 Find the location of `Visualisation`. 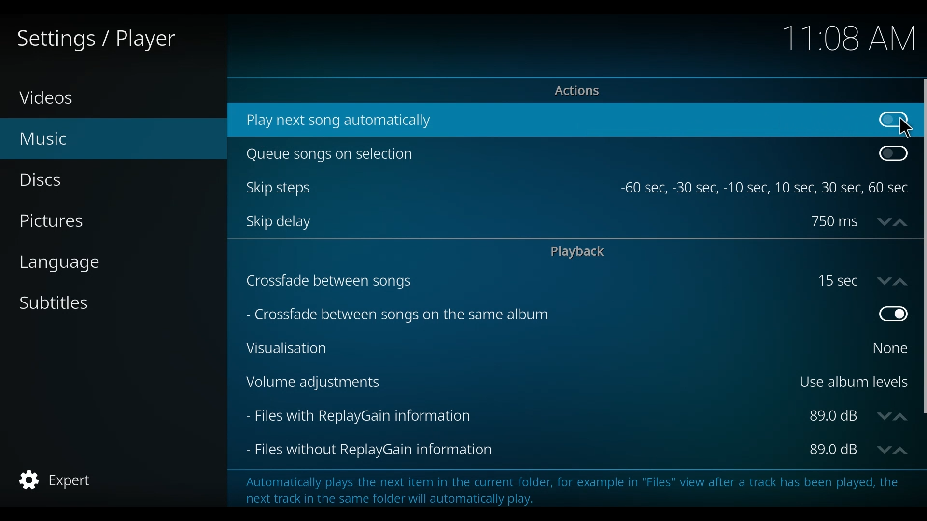

Visualisation is located at coordinates (549, 348).